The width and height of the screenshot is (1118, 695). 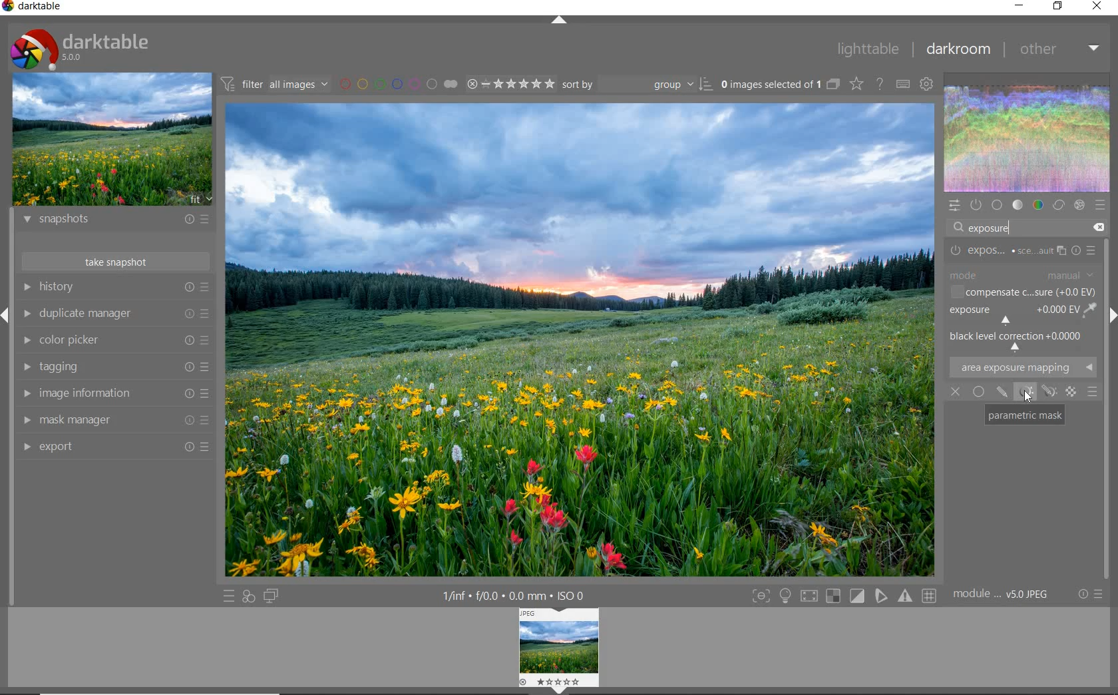 What do you see at coordinates (397, 84) in the screenshot?
I see `filter by image color` at bounding box center [397, 84].